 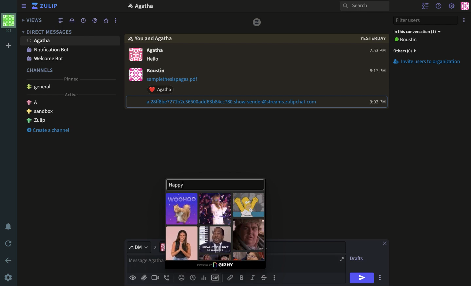 What do you see at coordinates (135, 75) in the screenshot?
I see `Profile` at bounding box center [135, 75].